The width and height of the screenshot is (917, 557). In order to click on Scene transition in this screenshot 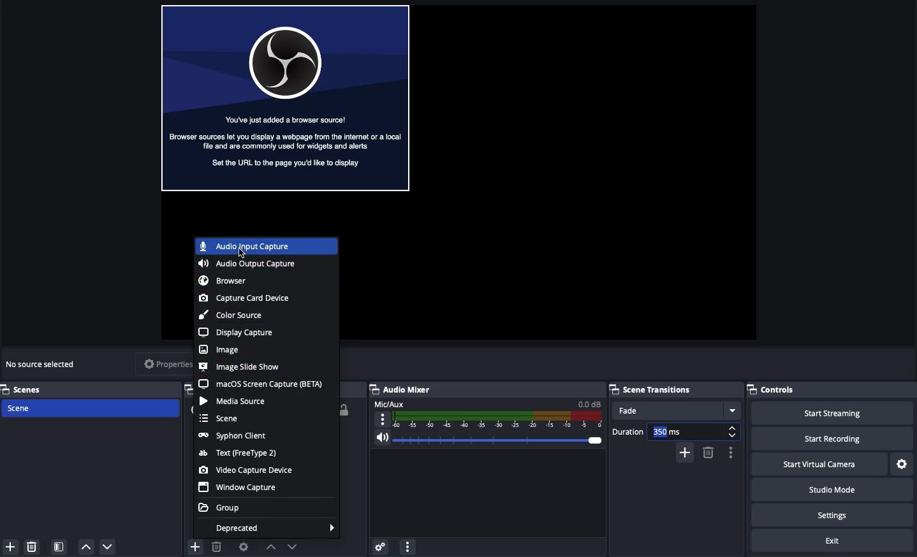, I will do `click(672, 389)`.